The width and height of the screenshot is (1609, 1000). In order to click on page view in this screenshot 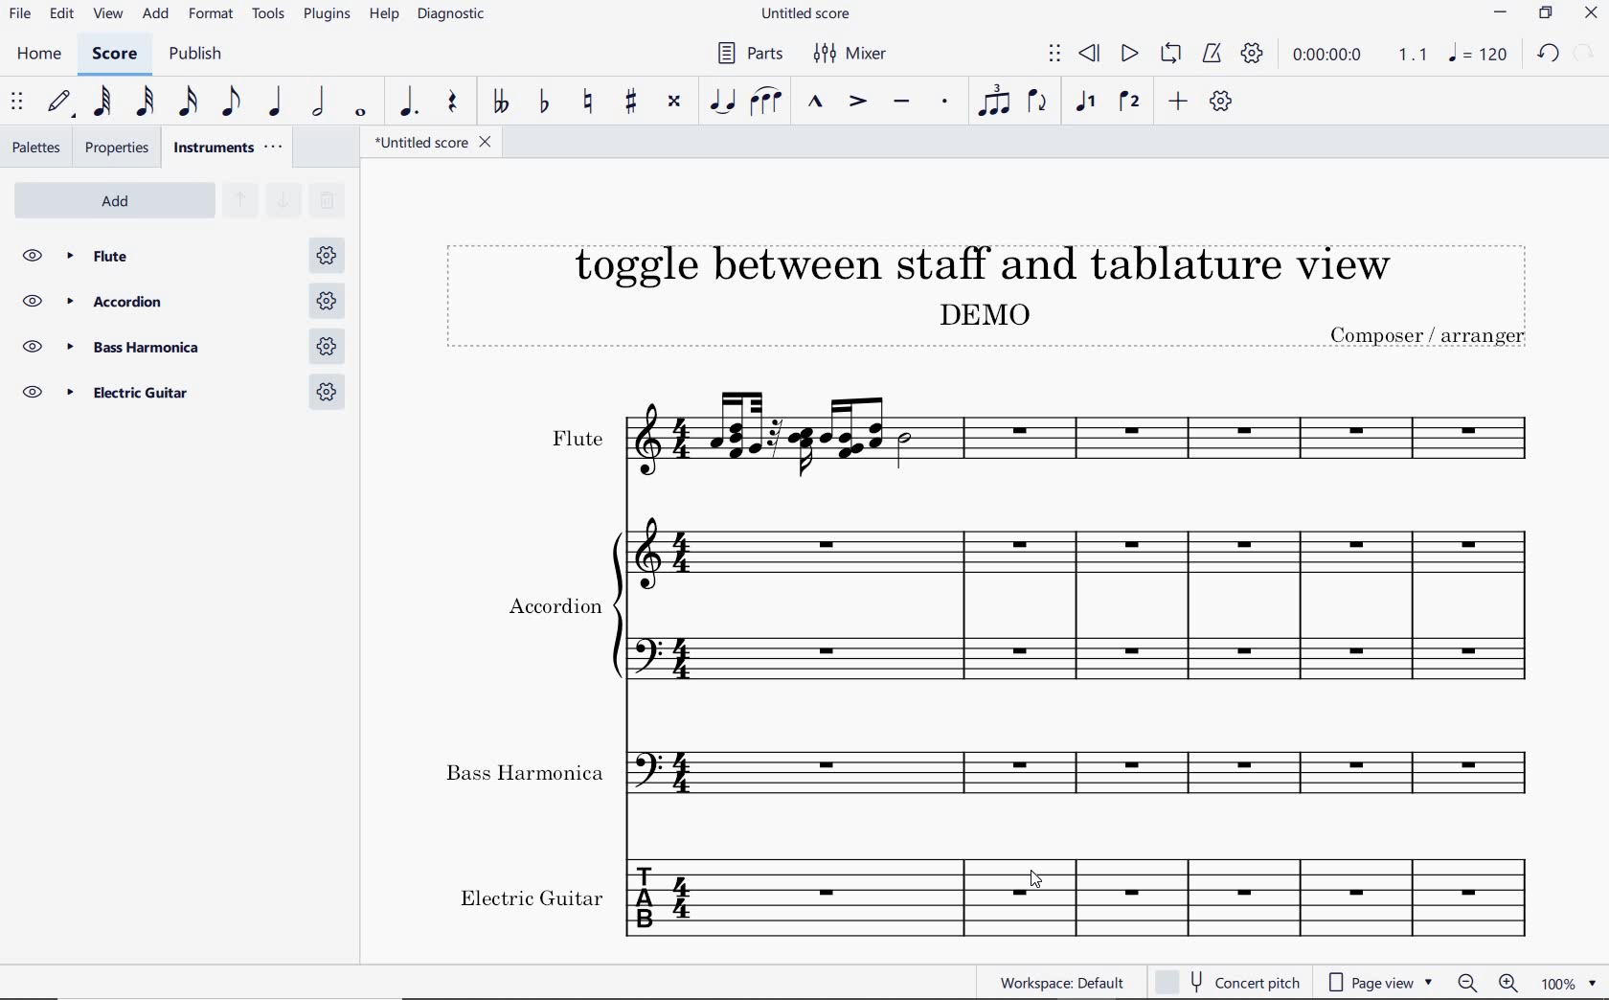, I will do `click(1381, 982)`.